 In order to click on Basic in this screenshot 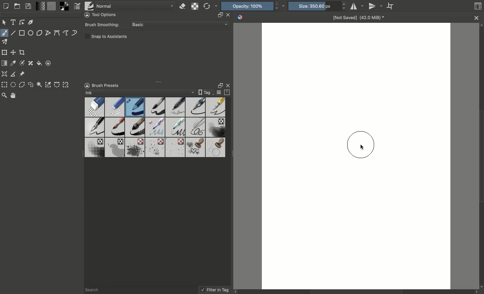, I will do `click(180, 25)`.